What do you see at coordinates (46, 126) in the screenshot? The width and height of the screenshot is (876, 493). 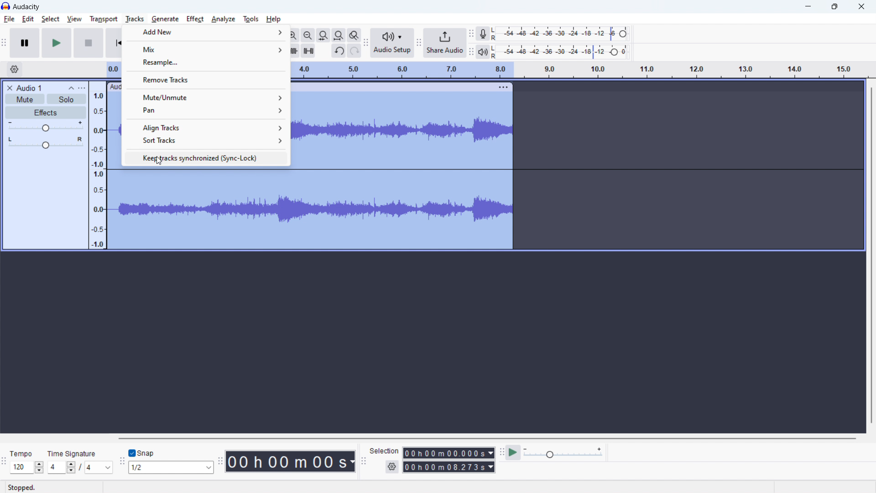 I see `gain` at bounding box center [46, 126].